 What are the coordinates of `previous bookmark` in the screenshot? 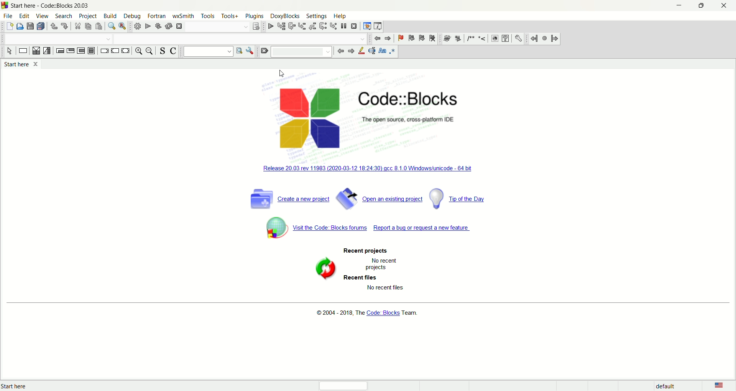 It's located at (412, 38).